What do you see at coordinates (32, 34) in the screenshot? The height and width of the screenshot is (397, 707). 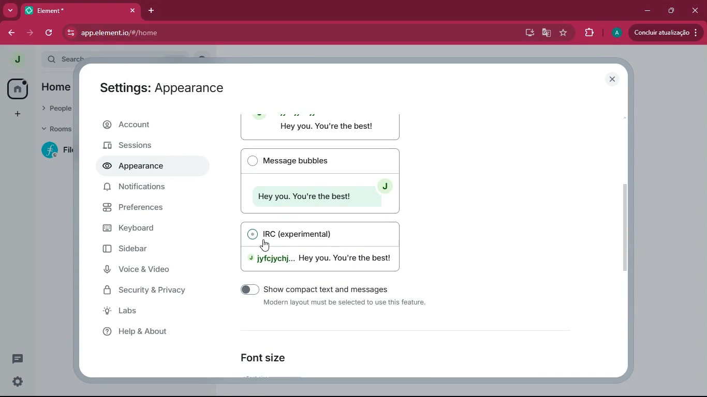 I see `forward` at bounding box center [32, 34].